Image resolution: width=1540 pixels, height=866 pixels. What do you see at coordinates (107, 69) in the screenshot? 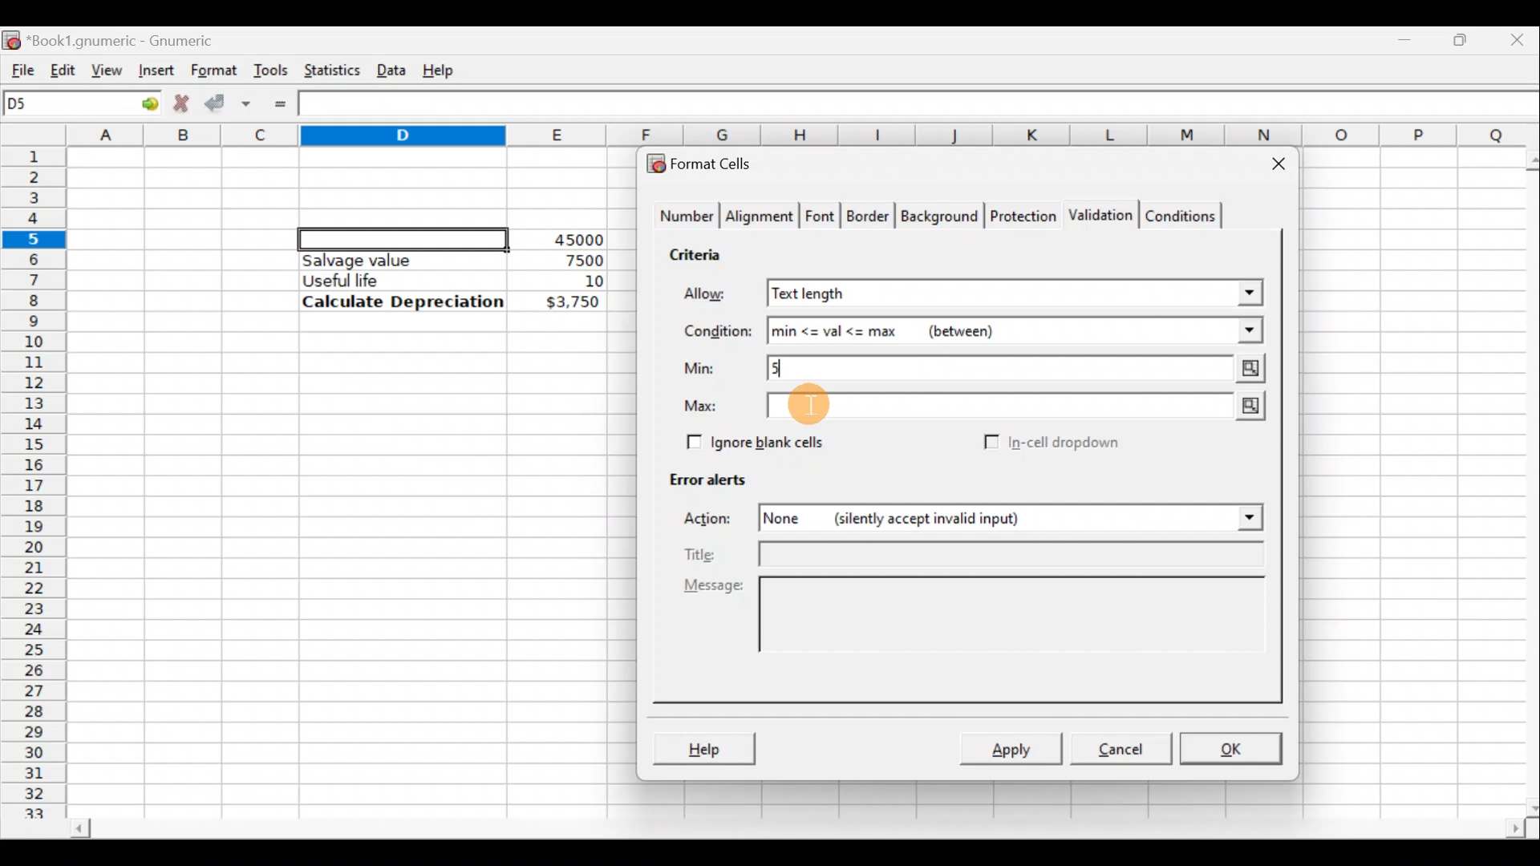
I see `View` at bounding box center [107, 69].